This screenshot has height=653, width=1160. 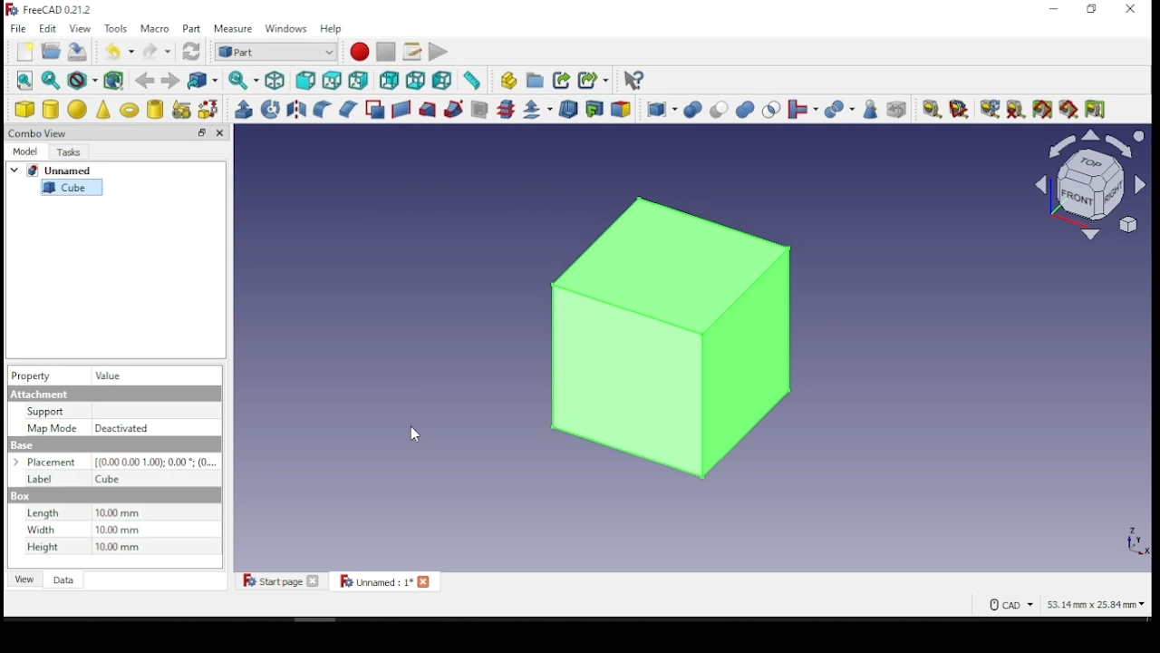 What do you see at coordinates (538, 109) in the screenshot?
I see `offset` at bounding box center [538, 109].